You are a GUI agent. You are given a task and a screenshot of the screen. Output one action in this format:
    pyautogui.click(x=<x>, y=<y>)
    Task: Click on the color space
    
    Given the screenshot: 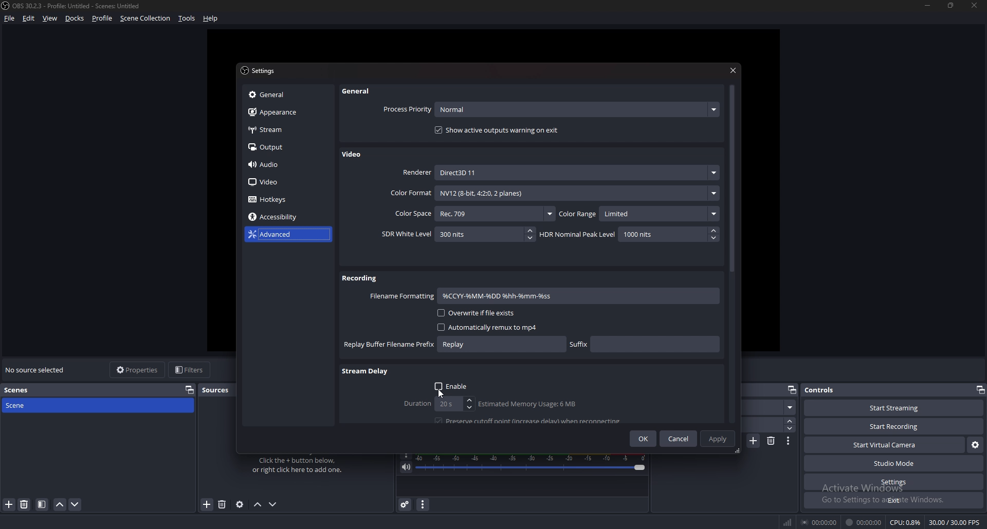 What is the action you would take?
    pyautogui.click(x=473, y=213)
    